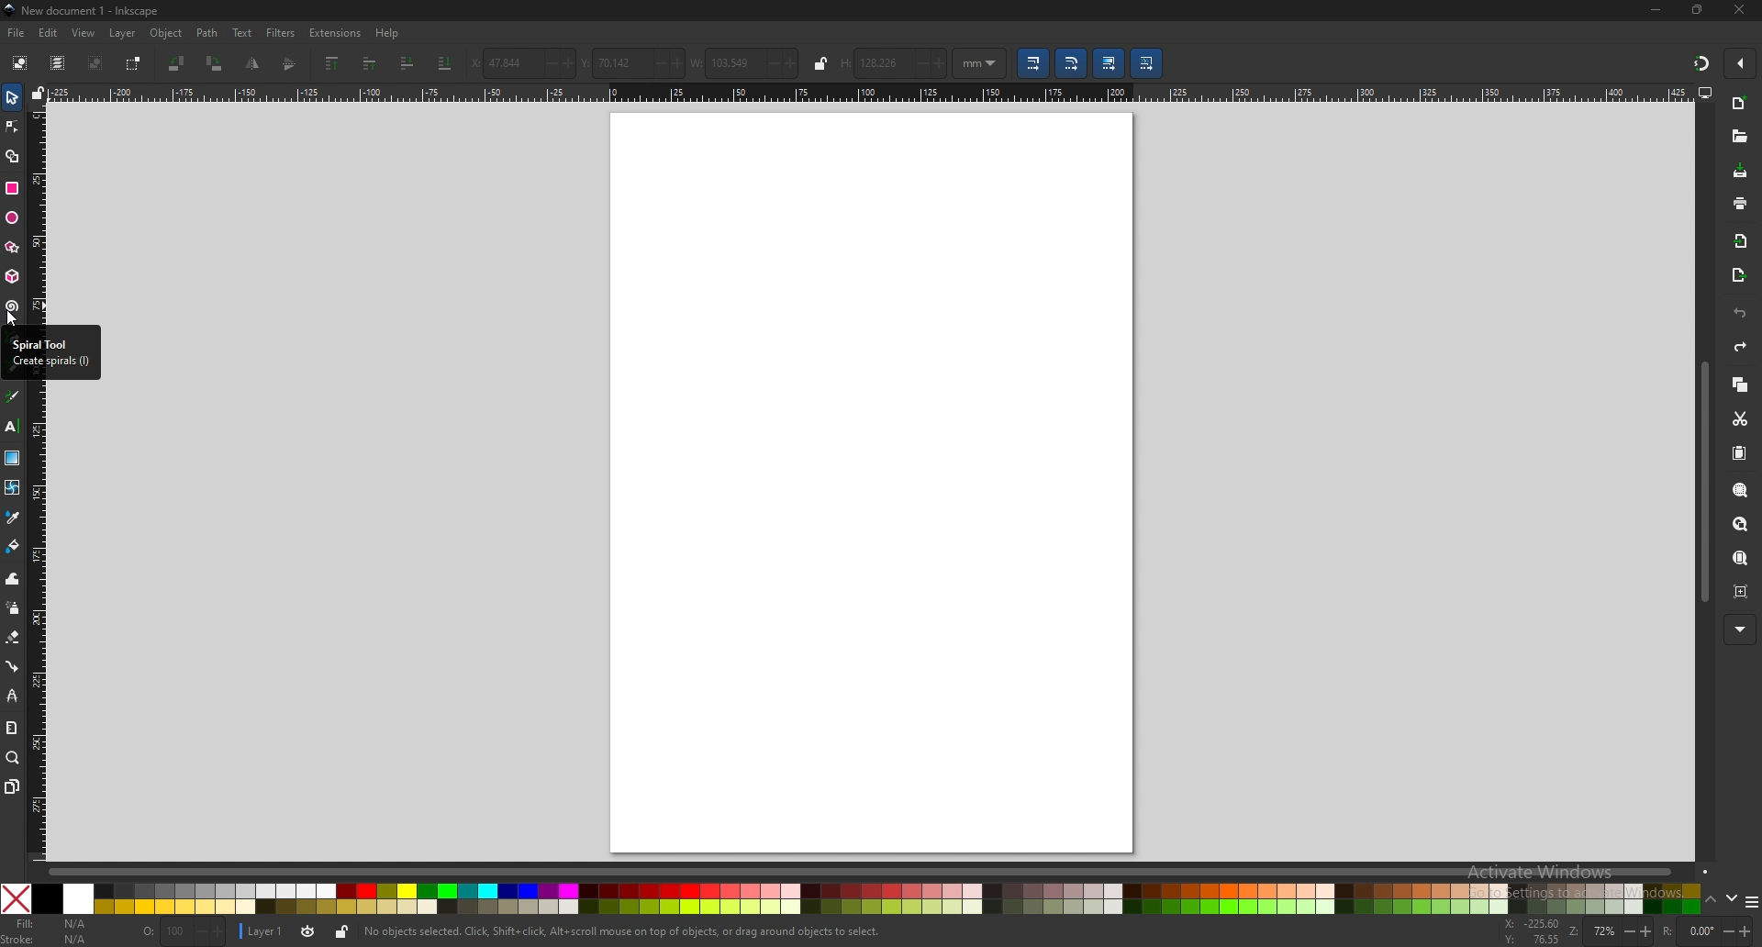 Image resolution: width=1762 pixels, height=947 pixels. I want to click on star polygon, so click(12, 247).